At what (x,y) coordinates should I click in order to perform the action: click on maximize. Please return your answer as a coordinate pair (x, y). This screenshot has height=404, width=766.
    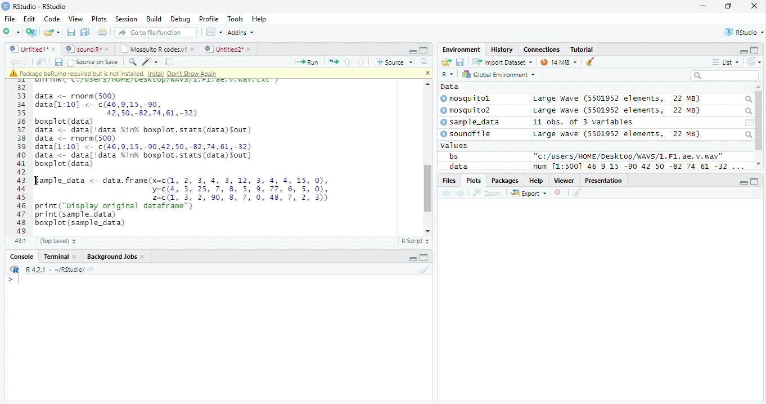
    Looking at the image, I should click on (728, 6).